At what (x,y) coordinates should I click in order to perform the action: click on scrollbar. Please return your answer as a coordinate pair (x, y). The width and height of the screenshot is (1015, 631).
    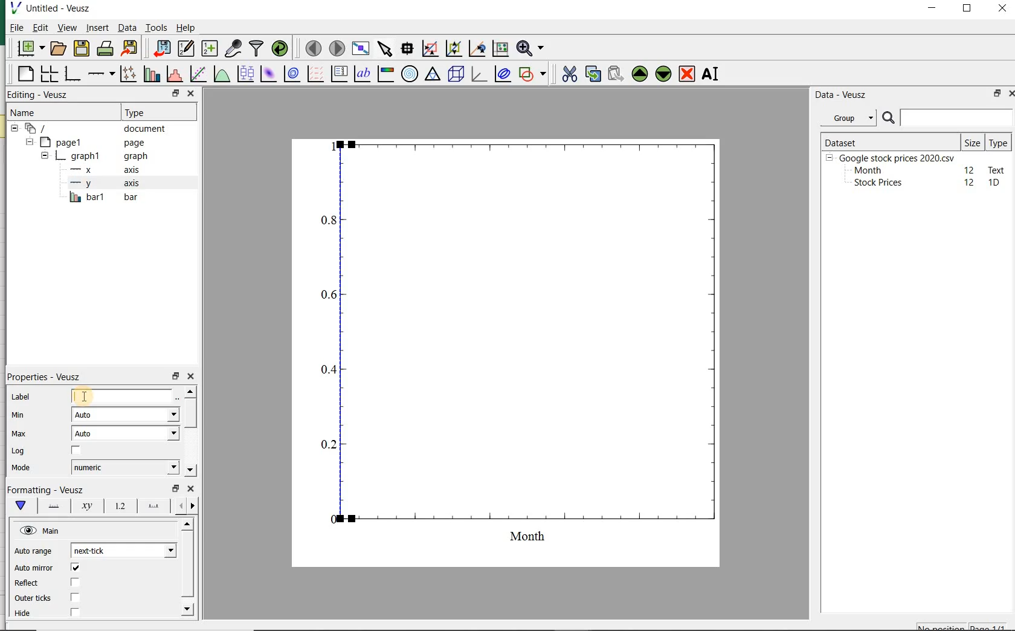
    Looking at the image, I should click on (190, 432).